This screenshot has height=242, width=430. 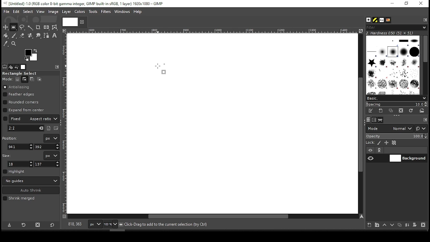 I want to click on help, so click(x=138, y=12).